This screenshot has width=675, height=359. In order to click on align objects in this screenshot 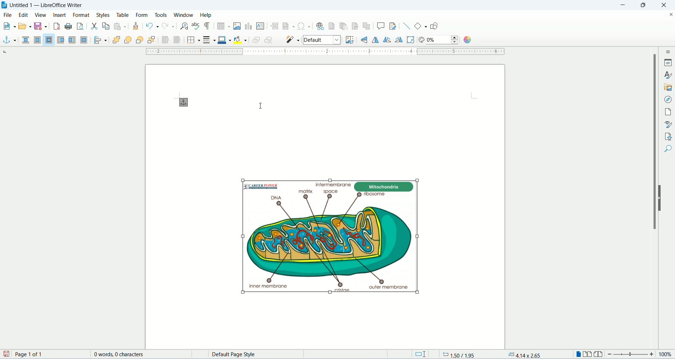, I will do `click(99, 41)`.